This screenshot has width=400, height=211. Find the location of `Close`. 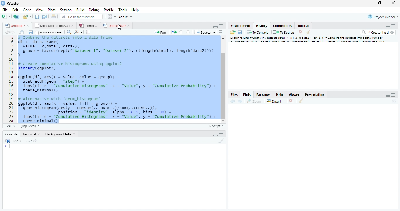

Close is located at coordinates (393, 3).